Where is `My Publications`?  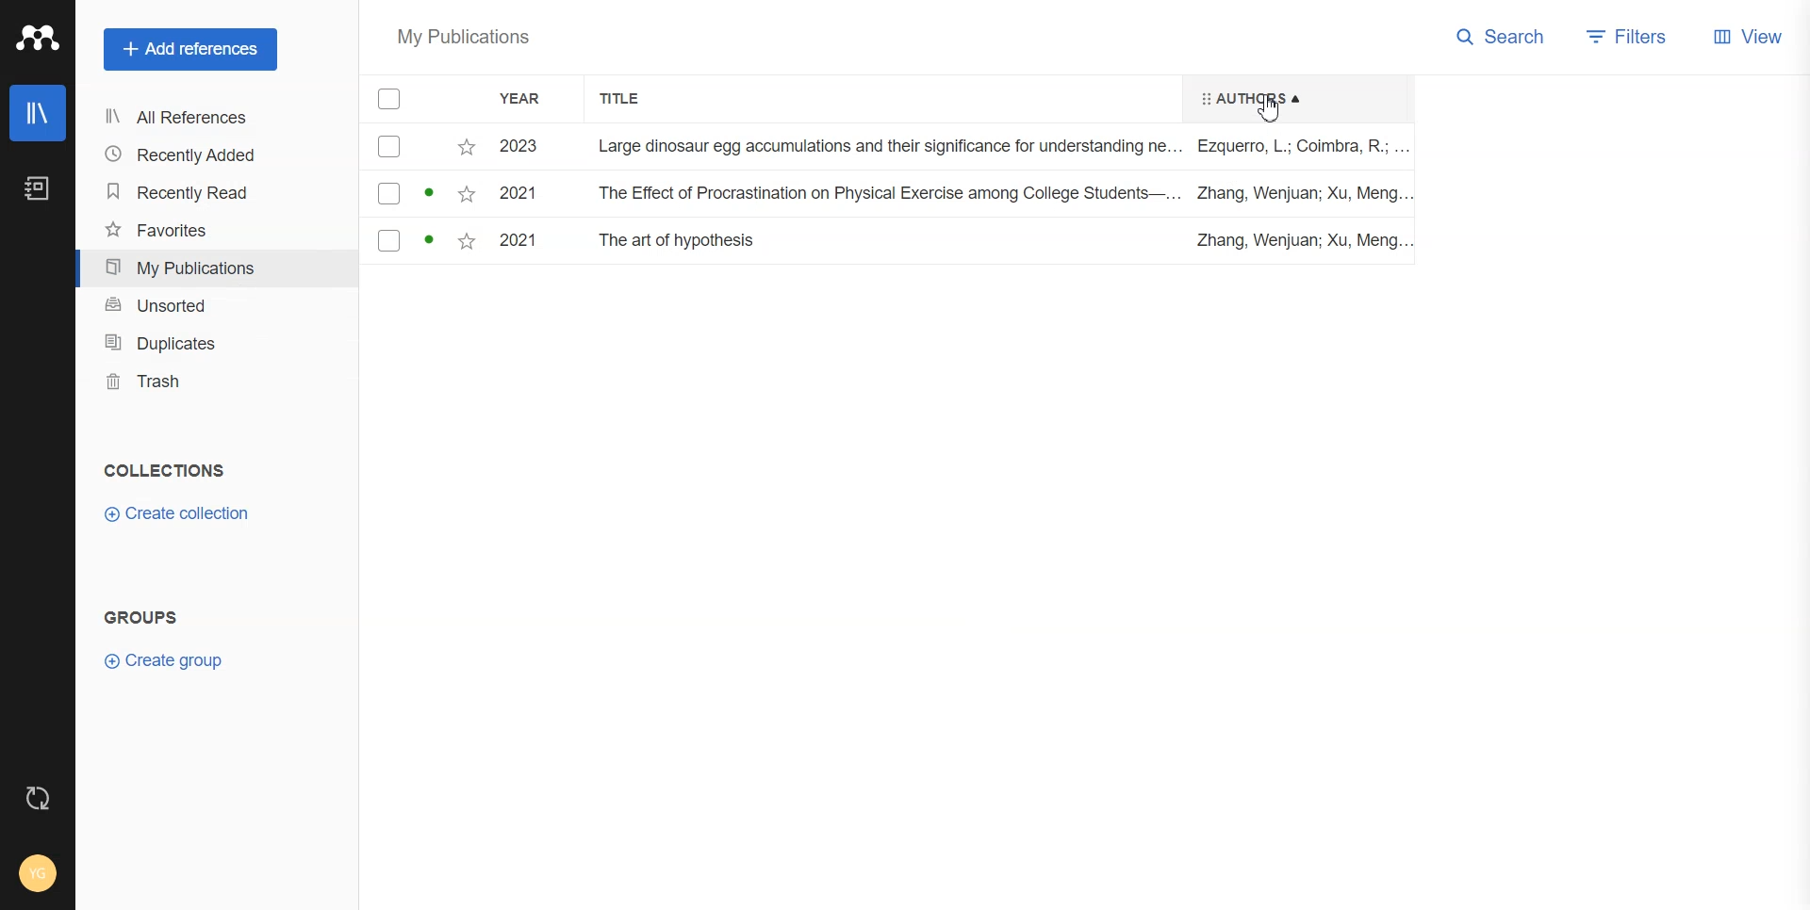
My Publications is located at coordinates (464, 40).